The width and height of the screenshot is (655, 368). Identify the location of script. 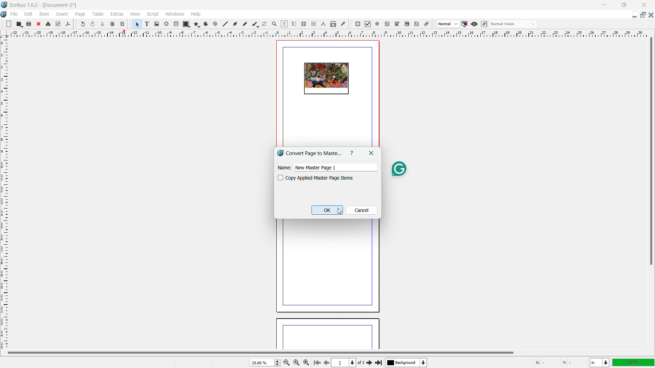
(153, 14).